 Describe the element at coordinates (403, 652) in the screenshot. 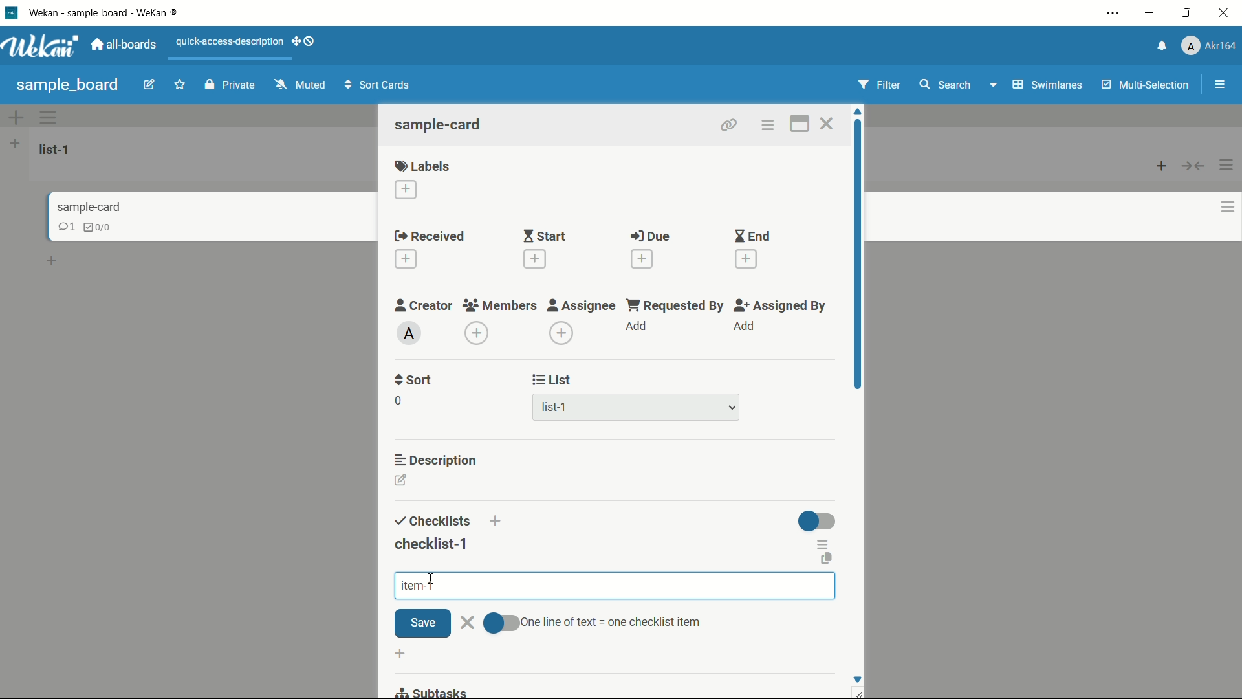

I see `add` at that location.